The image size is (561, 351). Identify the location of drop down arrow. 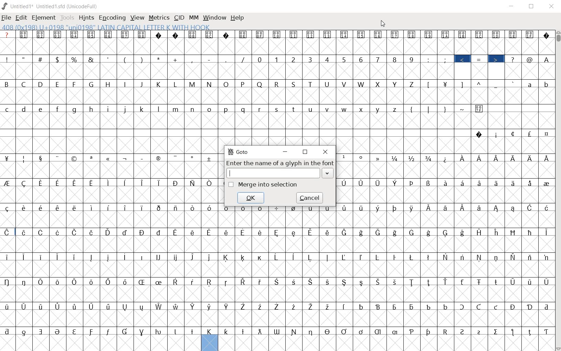
(328, 174).